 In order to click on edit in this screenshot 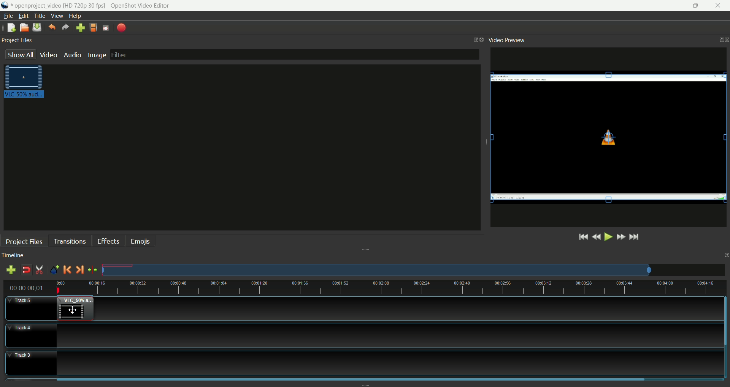, I will do `click(22, 16)`.